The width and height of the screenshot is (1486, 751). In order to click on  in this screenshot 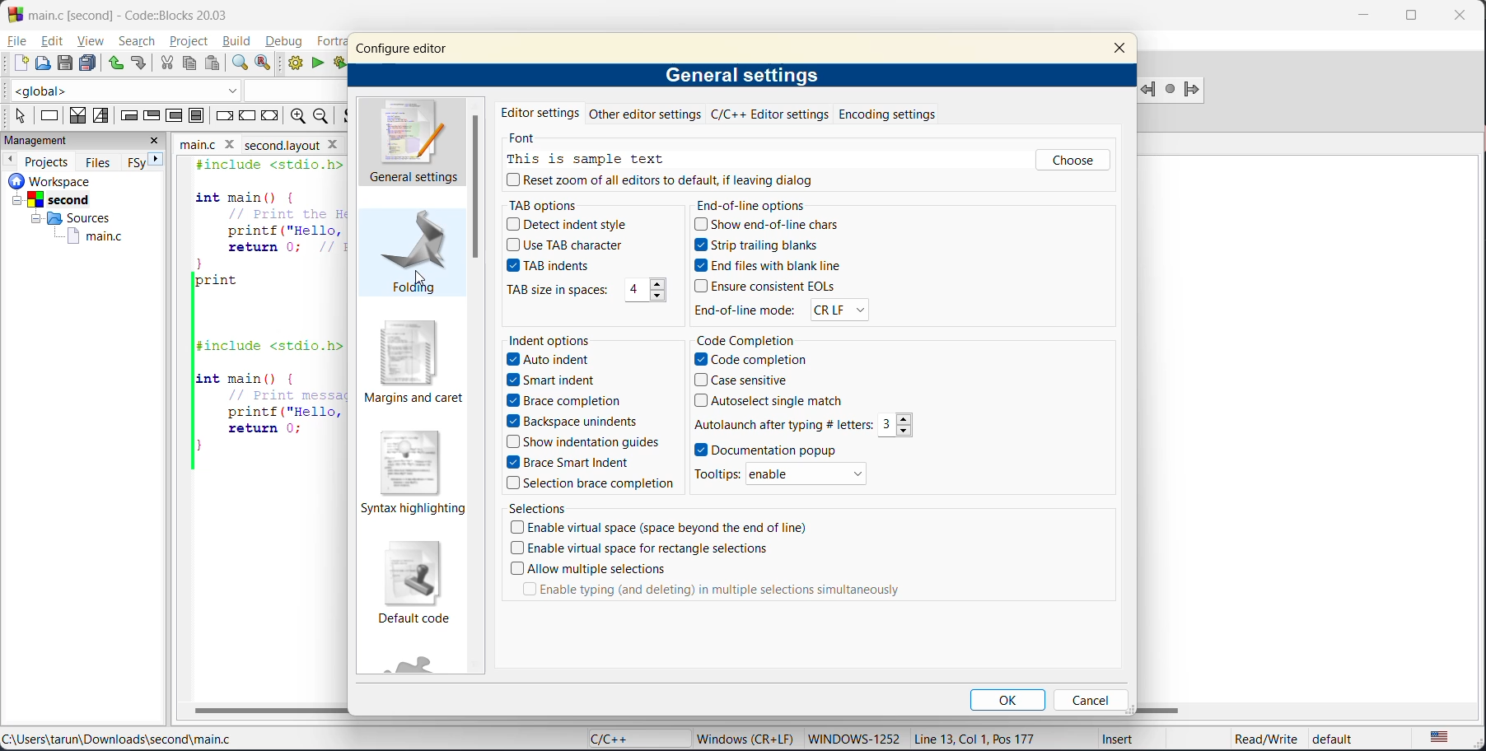, I will do `click(554, 290)`.